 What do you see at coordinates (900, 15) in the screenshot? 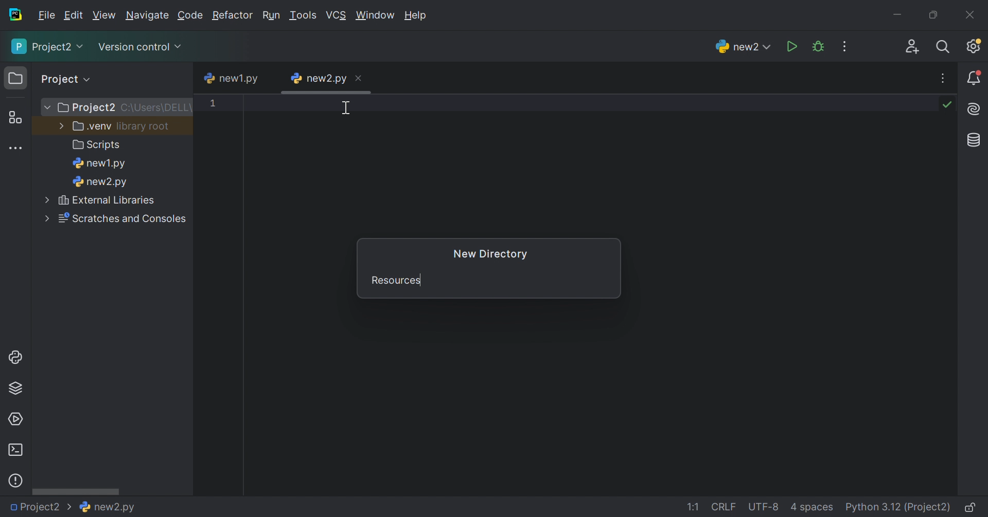
I see `Minimize` at bounding box center [900, 15].